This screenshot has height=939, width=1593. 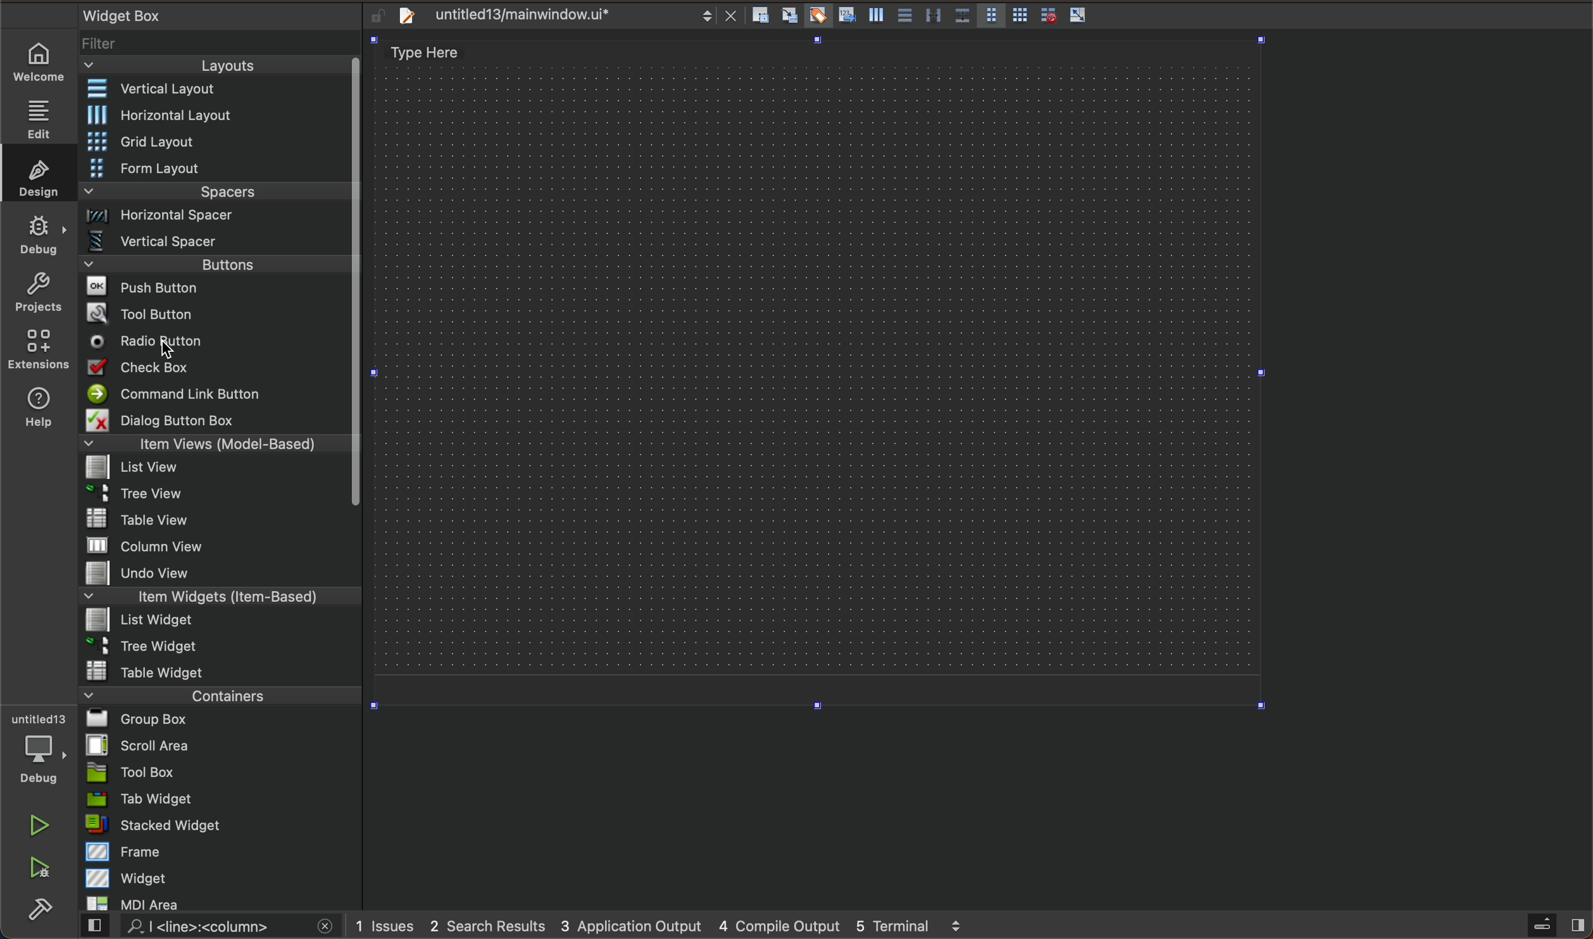 What do you see at coordinates (222, 799) in the screenshot?
I see `tab` at bounding box center [222, 799].